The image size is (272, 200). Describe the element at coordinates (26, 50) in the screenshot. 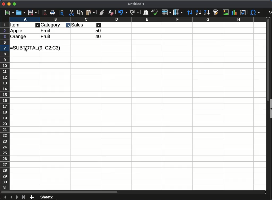

I see `Cursor` at that location.